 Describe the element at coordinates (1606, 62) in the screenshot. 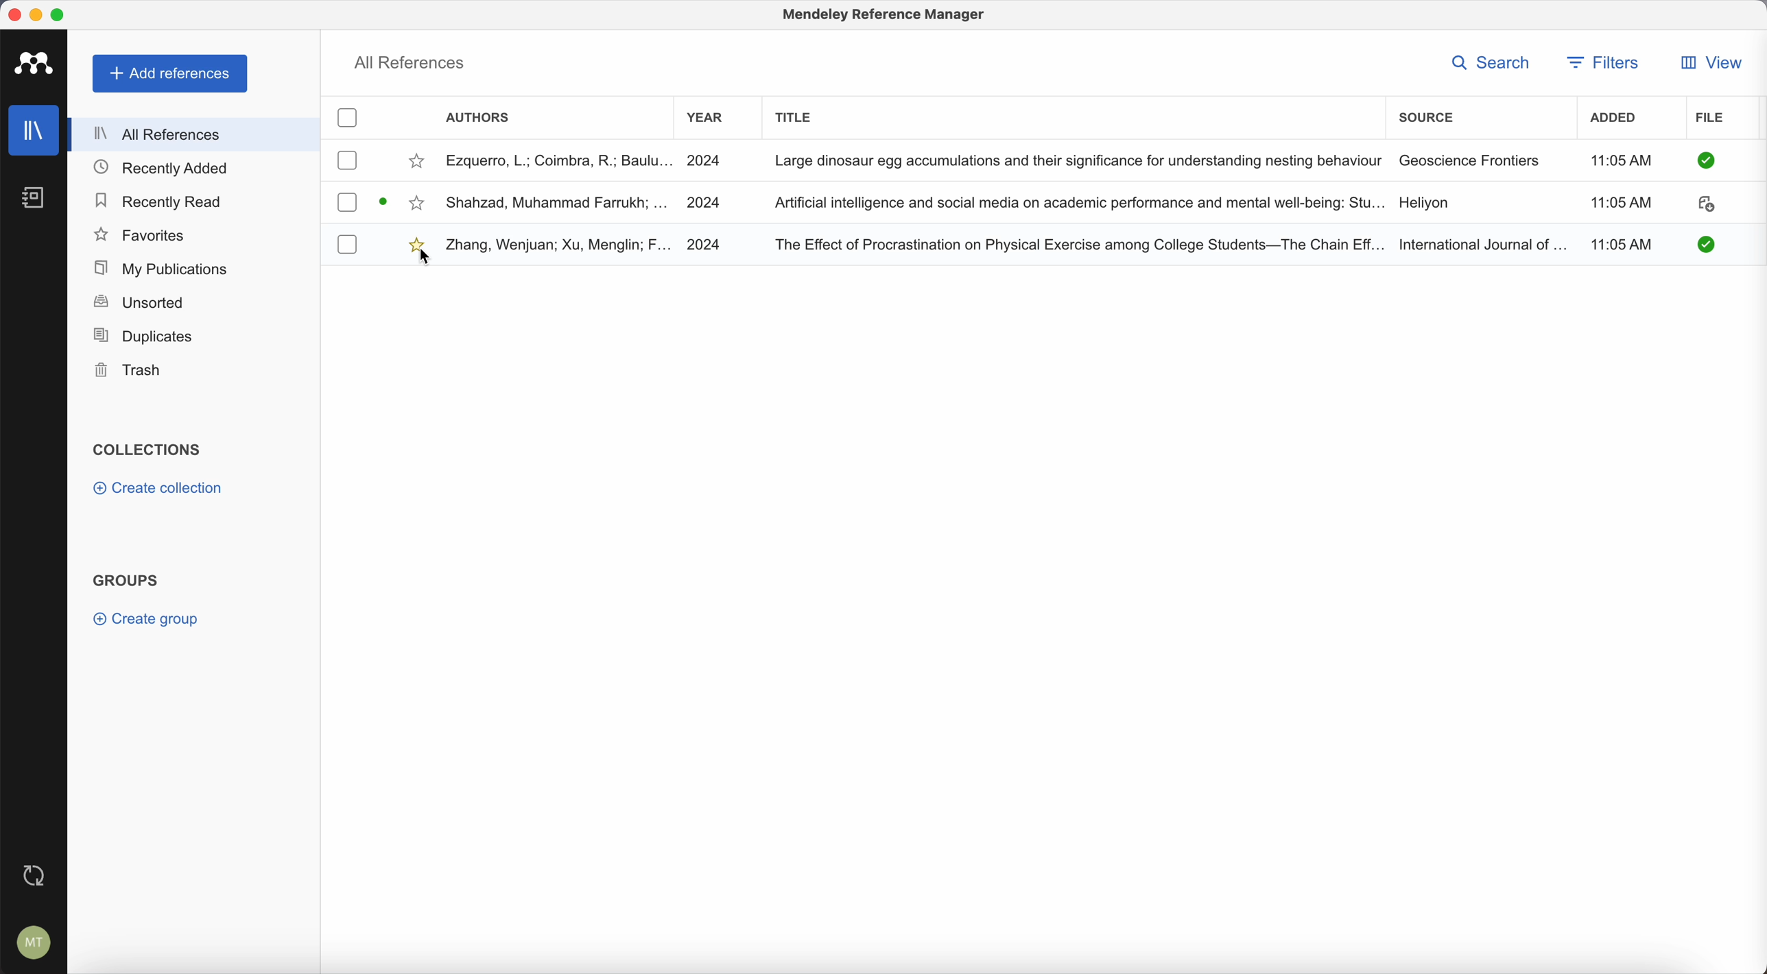

I see `filters` at that location.